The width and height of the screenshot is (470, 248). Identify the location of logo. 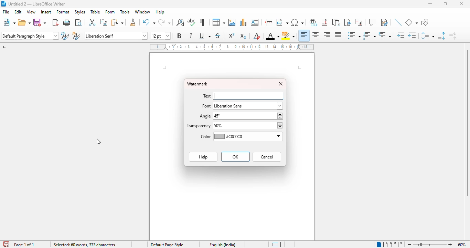
(3, 3).